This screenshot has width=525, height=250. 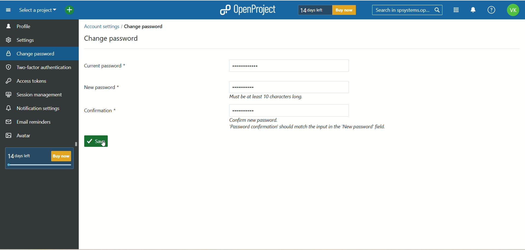 What do you see at coordinates (457, 10) in the screenshot?
I see `module` at bounding box center [457, 10].